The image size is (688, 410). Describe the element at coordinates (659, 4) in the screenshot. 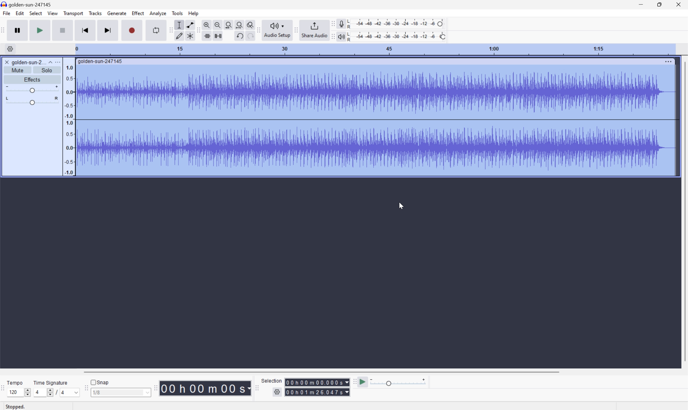

I see `Restore Down` at that location.